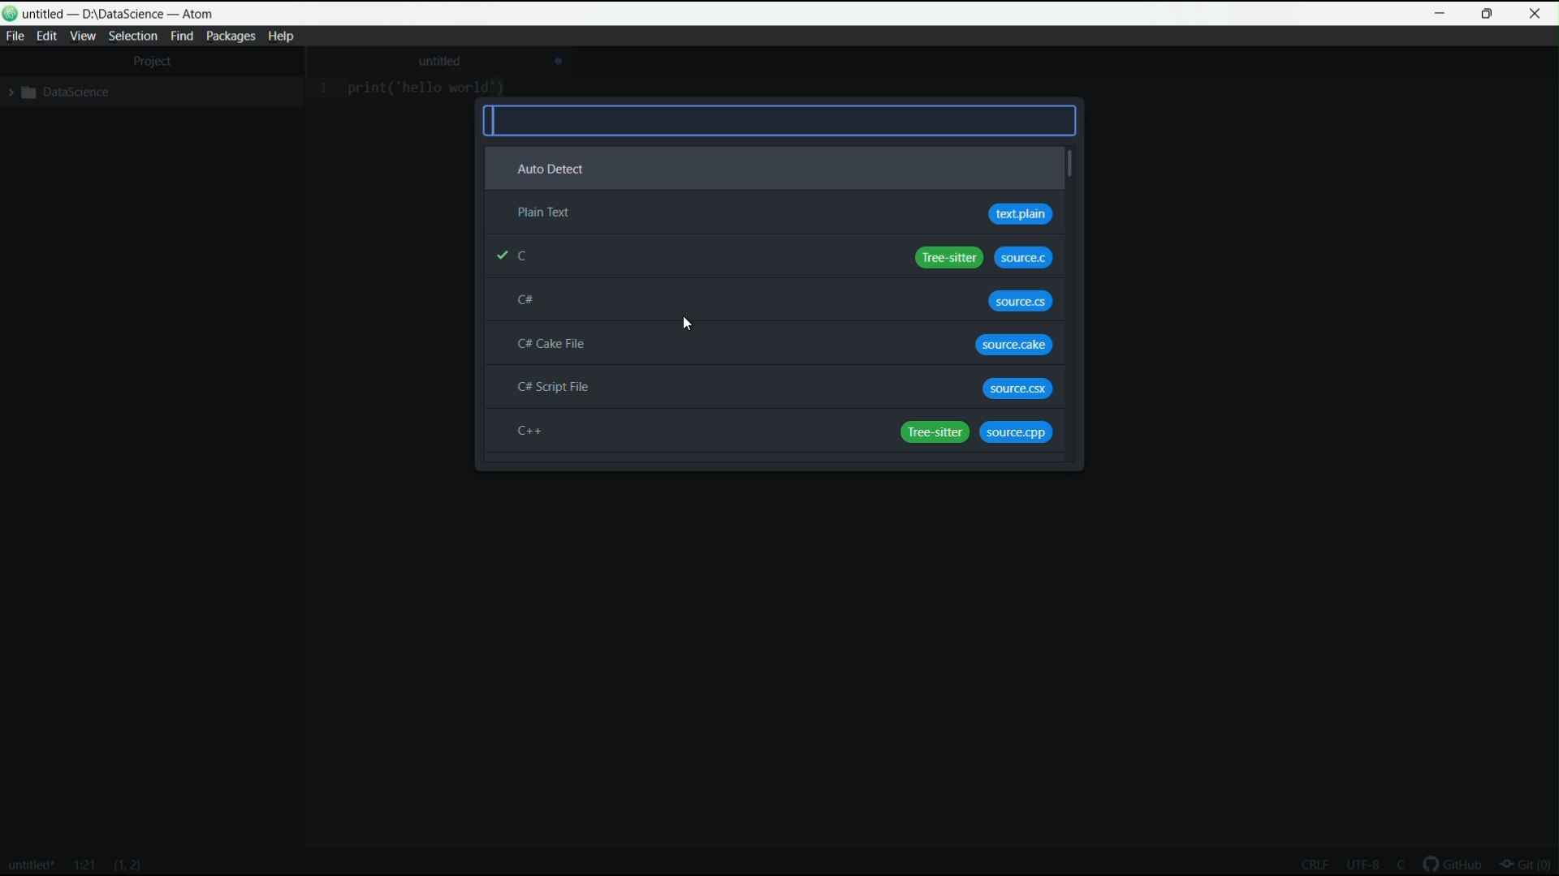 The image size is (1559, 876). I want to click on end line of code sequence, so click(1311, 863).